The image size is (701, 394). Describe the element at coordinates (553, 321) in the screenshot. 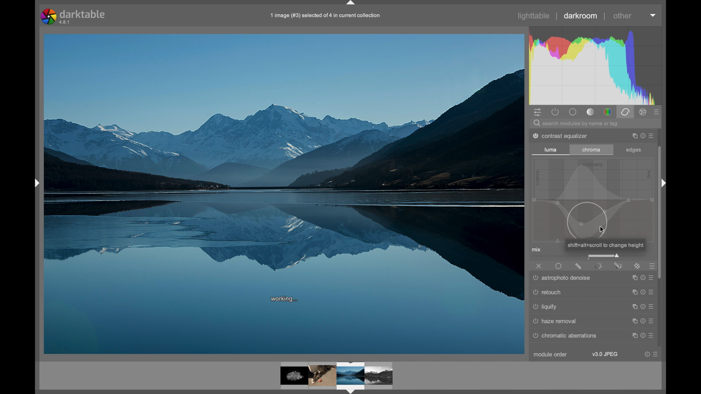

I see `raw denoise` at that location.